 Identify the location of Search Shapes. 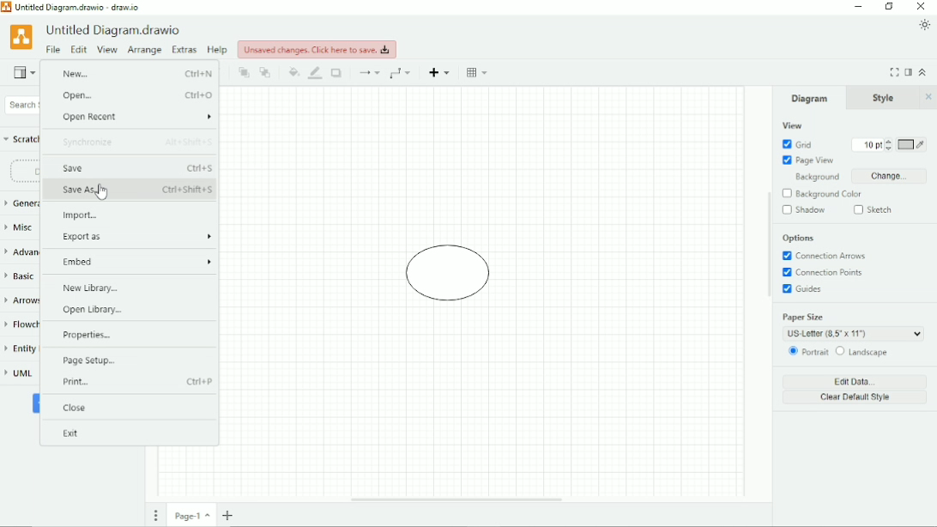
(19, 104).